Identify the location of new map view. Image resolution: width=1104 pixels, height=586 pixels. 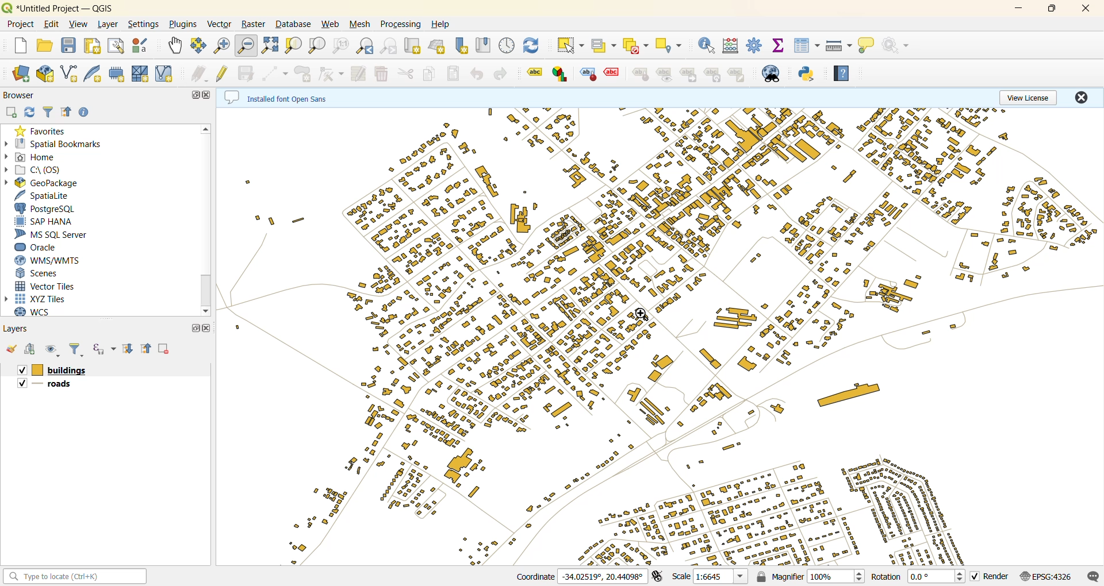
(413, 45).